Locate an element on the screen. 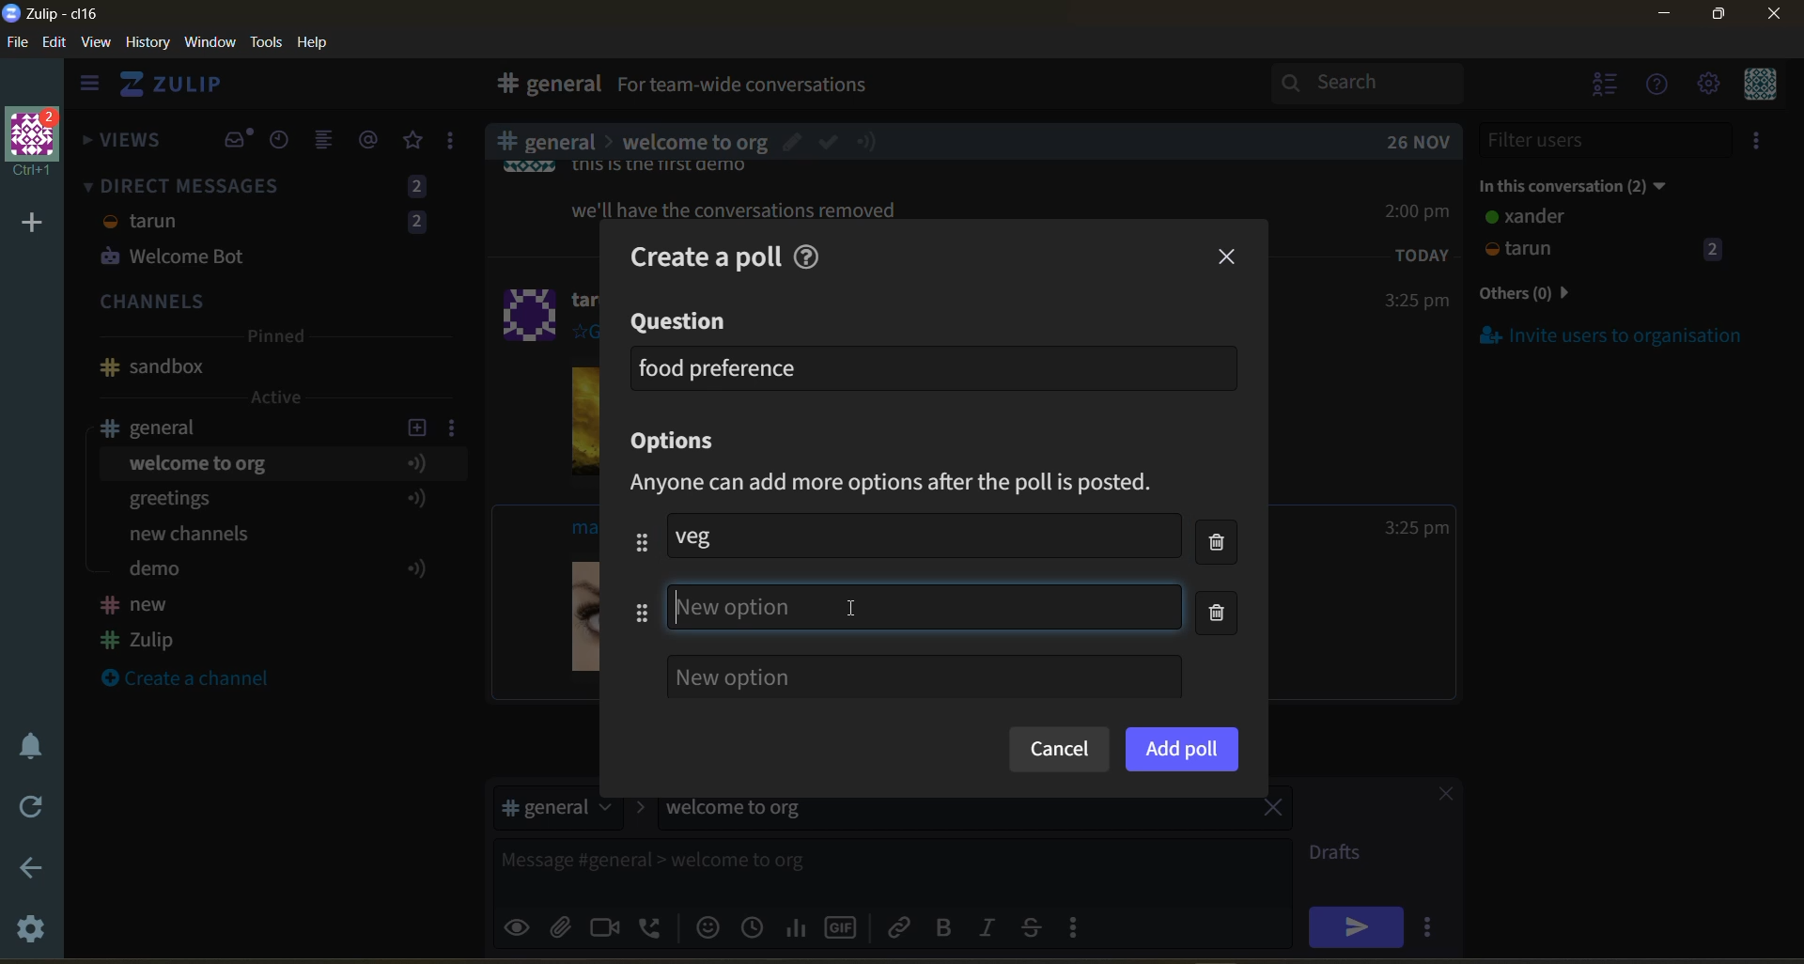  close is located at coordinates (1229, 257).